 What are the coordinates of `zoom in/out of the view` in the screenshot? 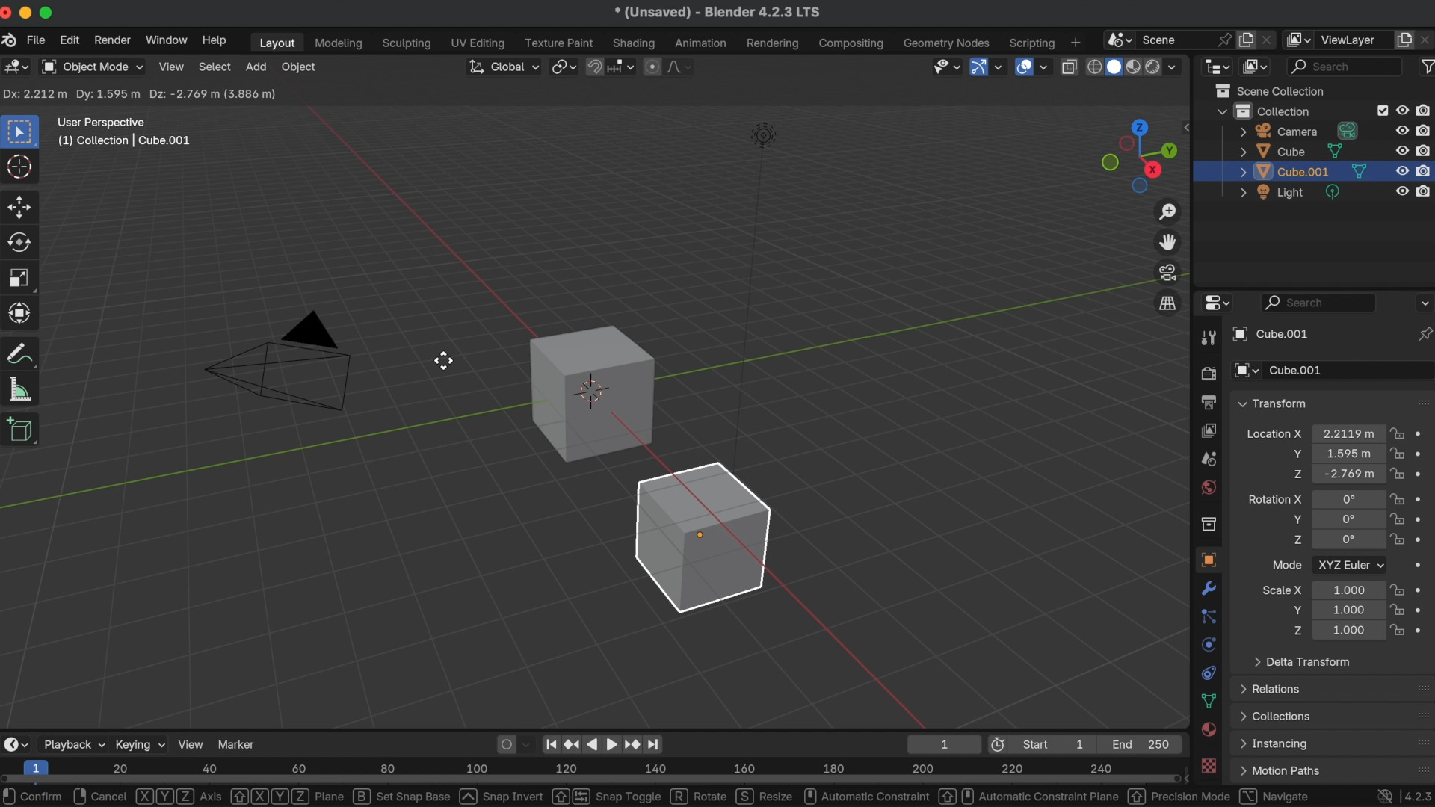 It's located at (1170, 212).